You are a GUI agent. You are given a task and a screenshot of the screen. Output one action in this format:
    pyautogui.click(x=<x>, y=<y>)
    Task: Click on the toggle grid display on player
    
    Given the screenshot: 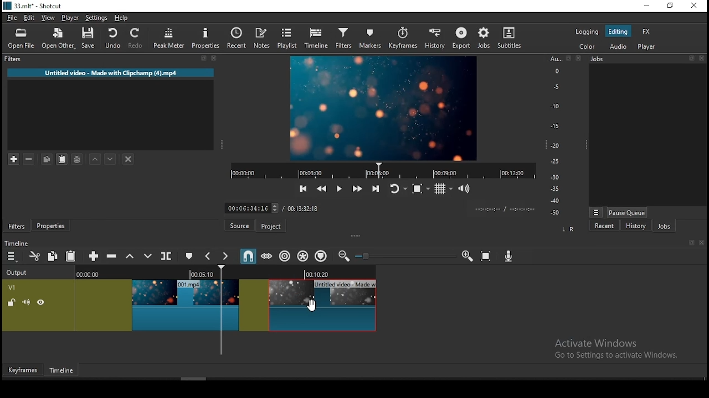 What is the action you would take?
    pyautogui.click(x=445, y=187)
    